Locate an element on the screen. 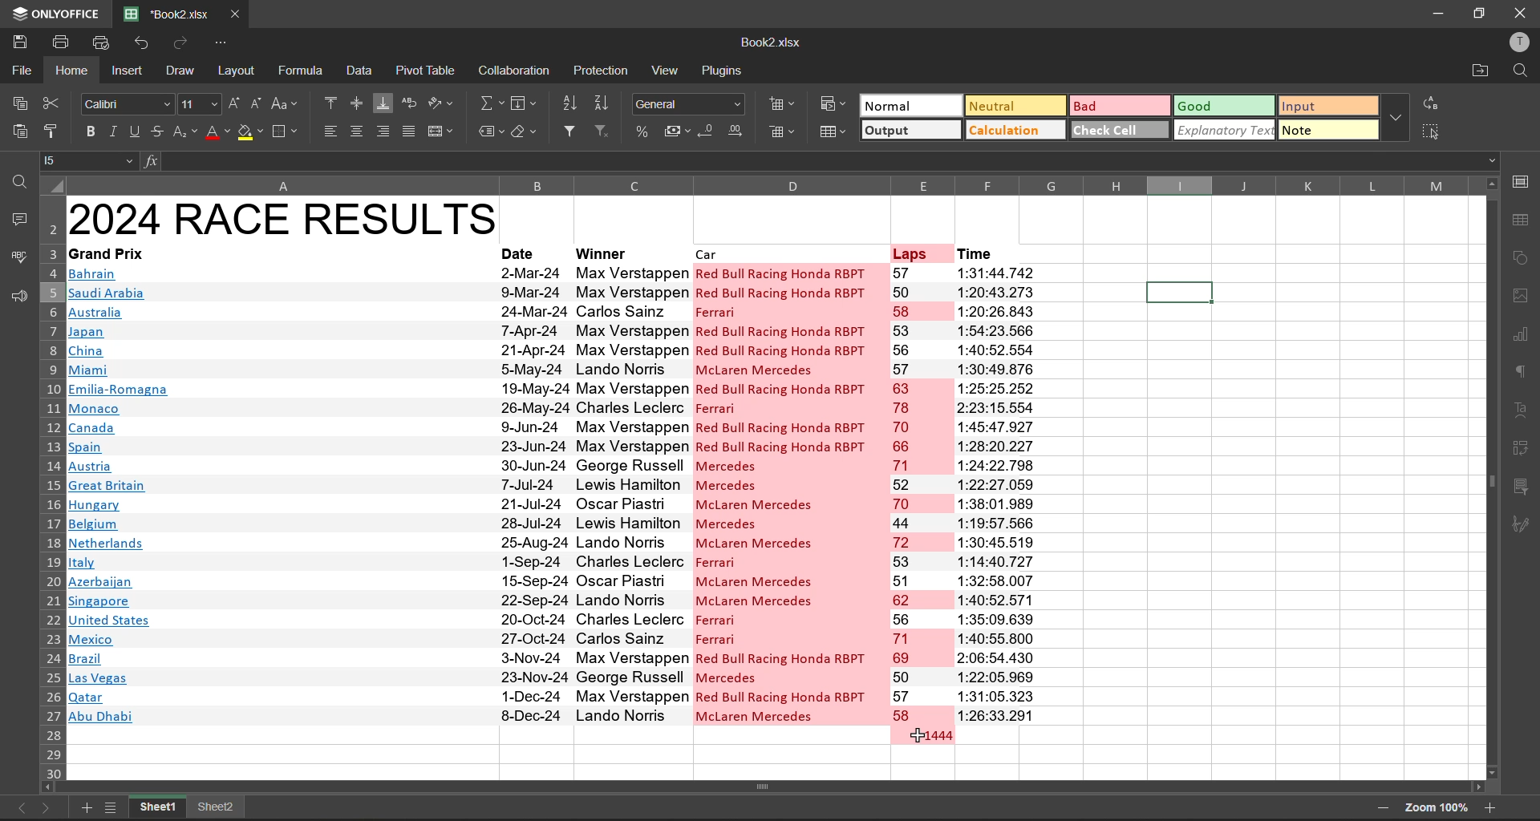 The height and width of the screenshot is (821, 1540). filter is located at coordinates (572, 127).